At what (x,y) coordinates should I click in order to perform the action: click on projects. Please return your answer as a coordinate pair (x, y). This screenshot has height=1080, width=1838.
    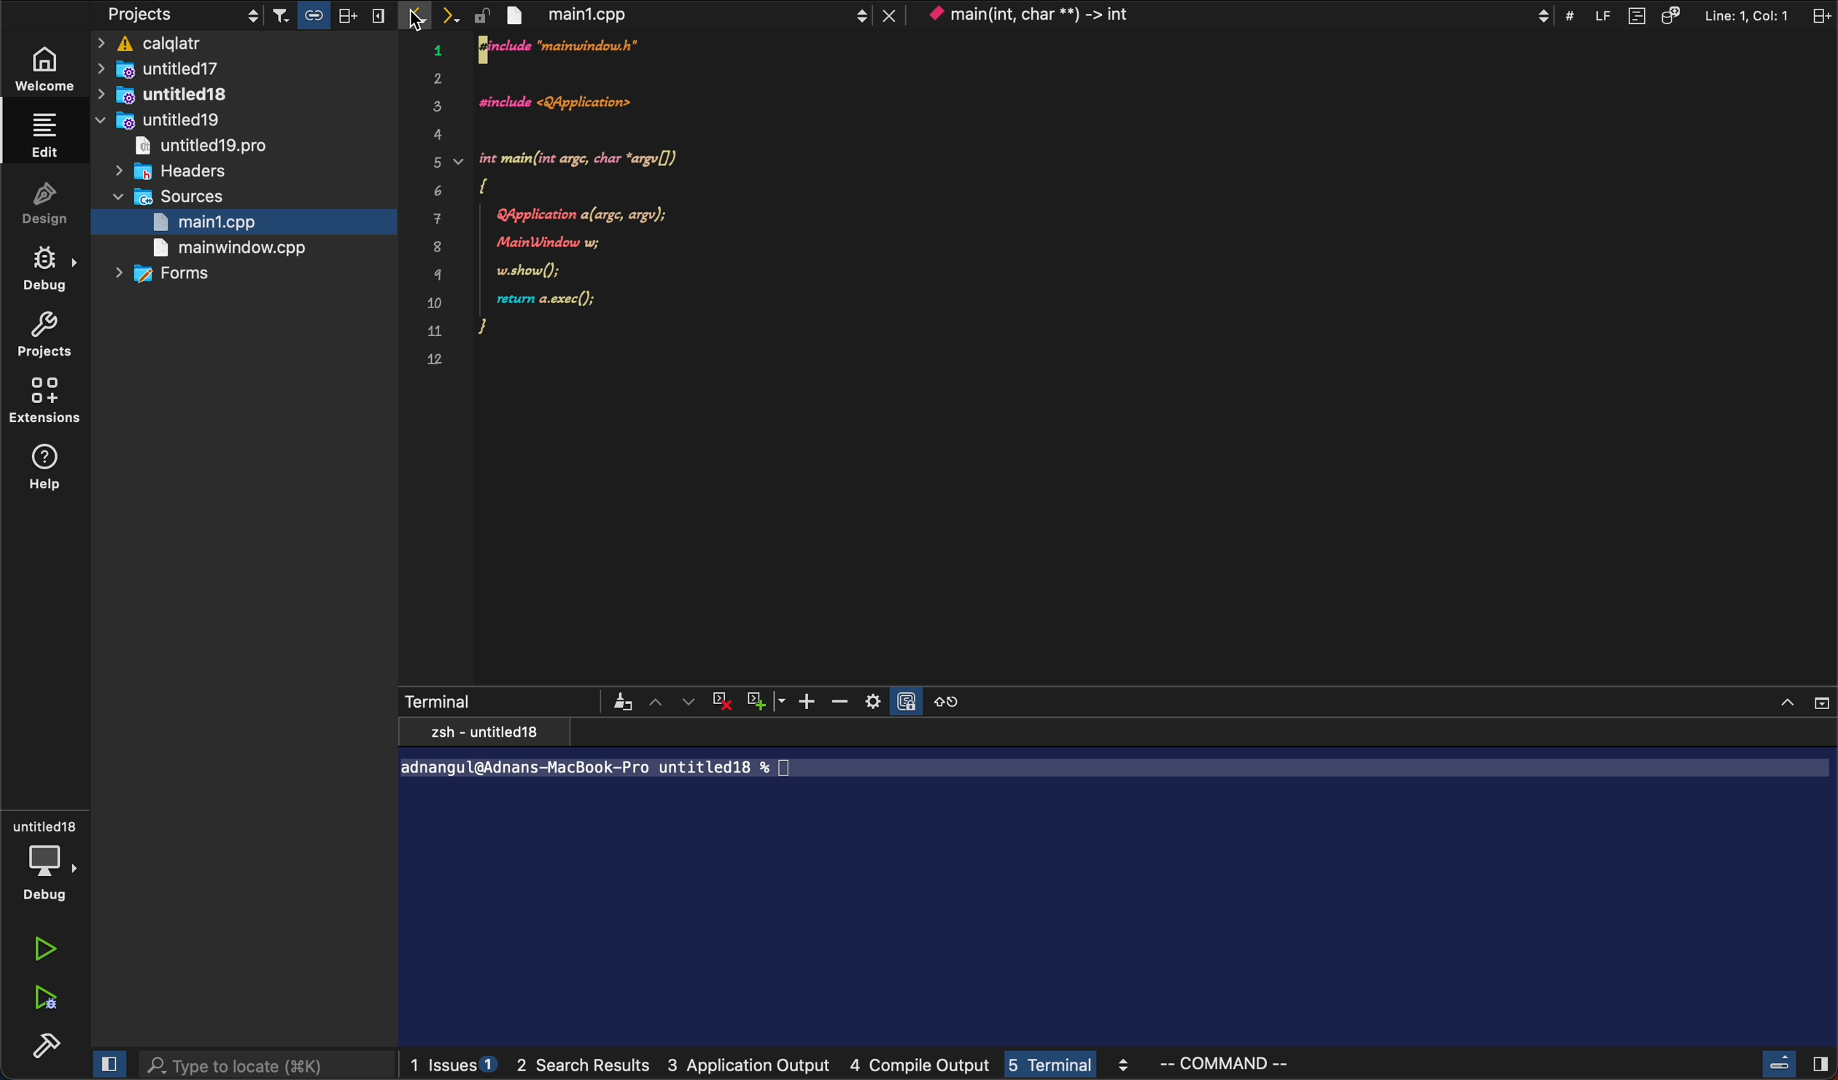
    Looking at the image, I should click on (177, 16).